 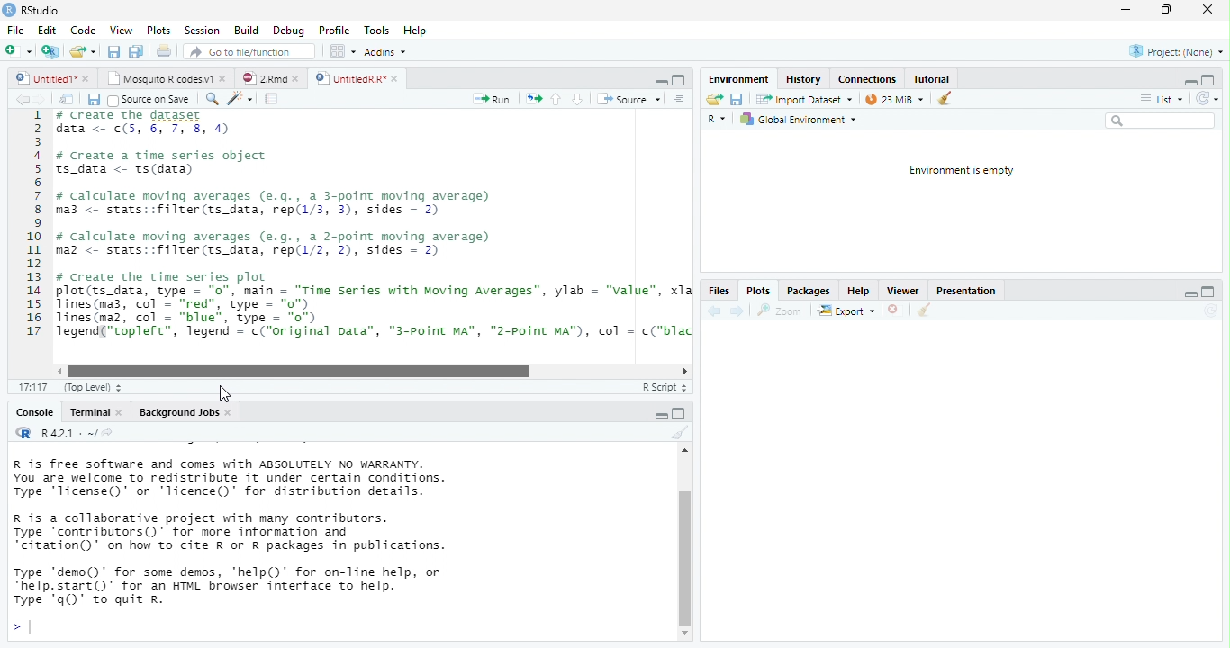 What do you see at coordinates (945, 97) in the screenshot?
I see `clear` at bounding box center [945, 97].